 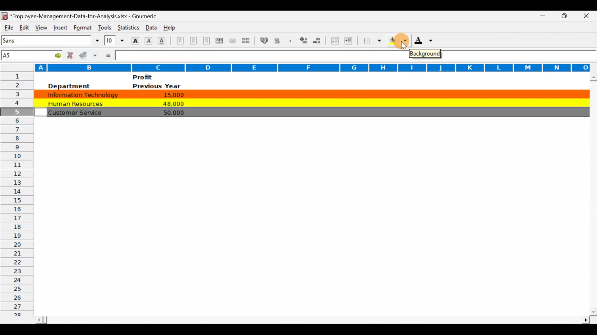 What do you see at coordinates (592, 194) in the screenshot?
I see `Scroll bar` at bounding box center [592, 194].